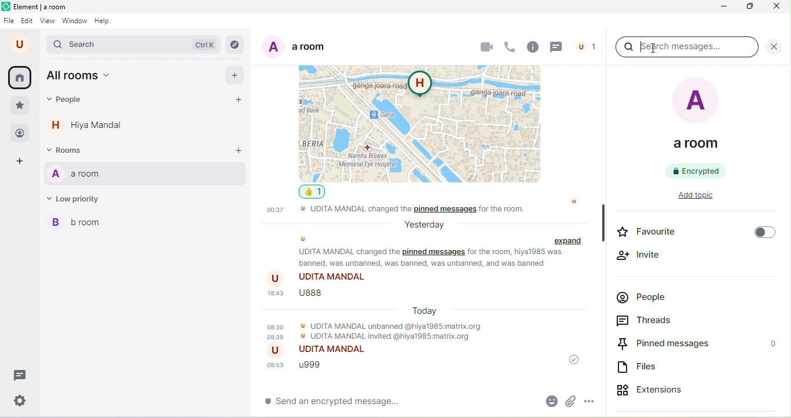 This screenshot has width=791, height=418. I want to click on people, so click(68, 102).